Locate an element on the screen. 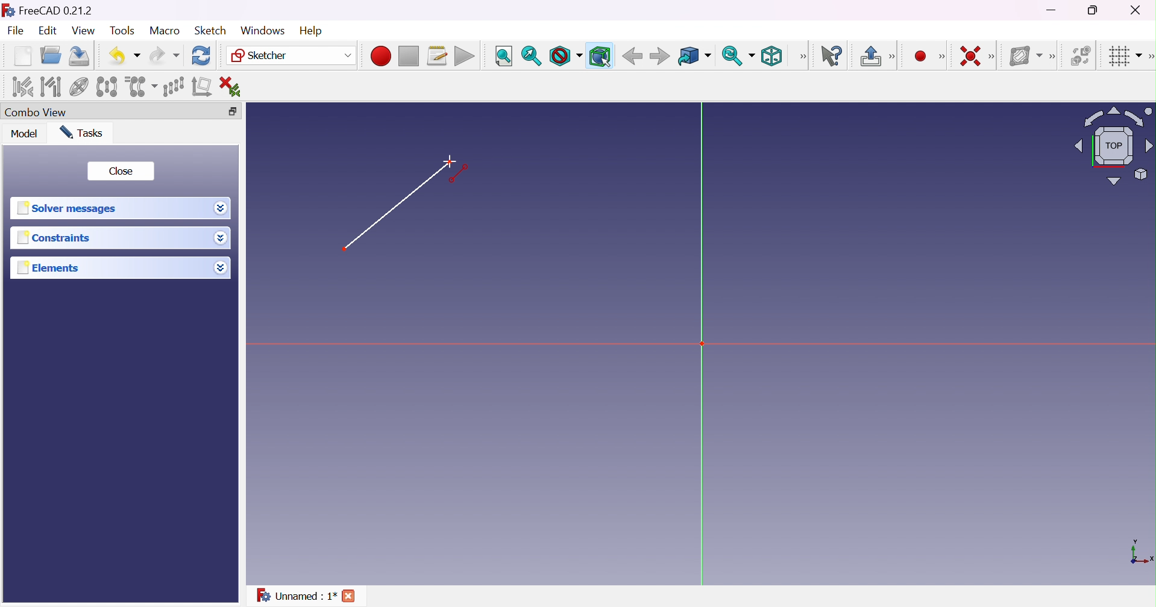  Windows is located at coordinates (262, 30).